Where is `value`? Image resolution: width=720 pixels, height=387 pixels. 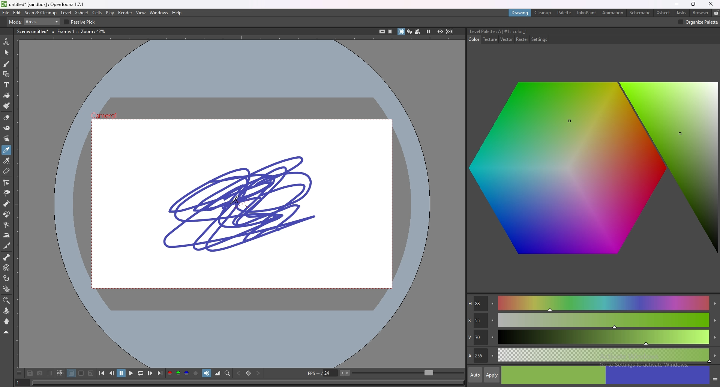
value is located at coordinates (593, 338).